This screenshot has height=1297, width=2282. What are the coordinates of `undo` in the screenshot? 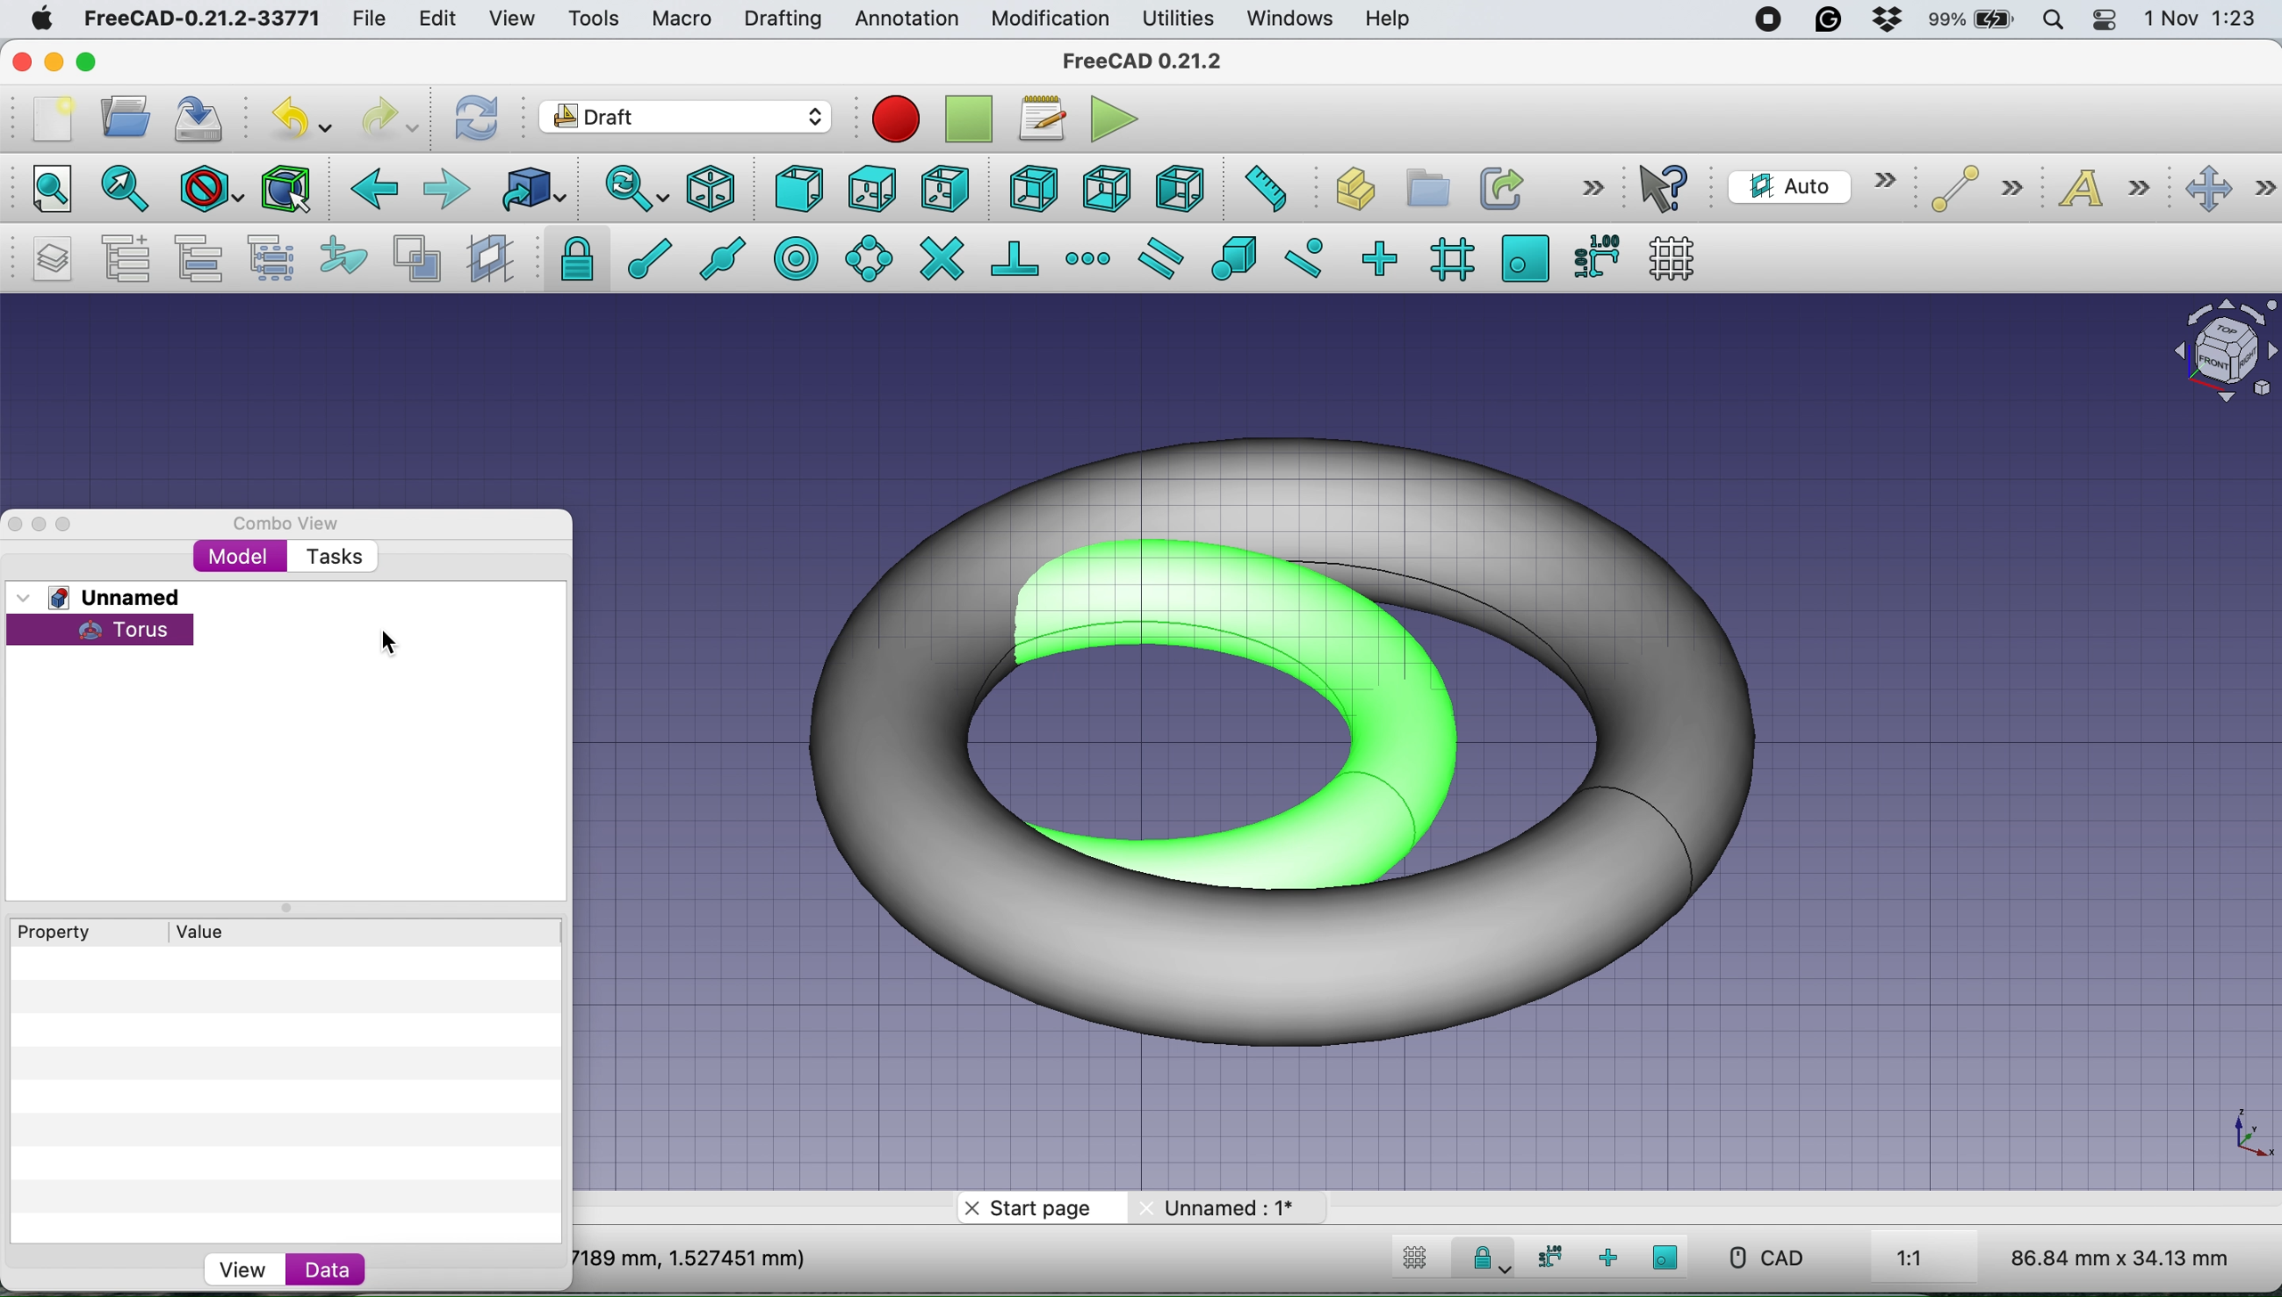 It's located at (300, 114).